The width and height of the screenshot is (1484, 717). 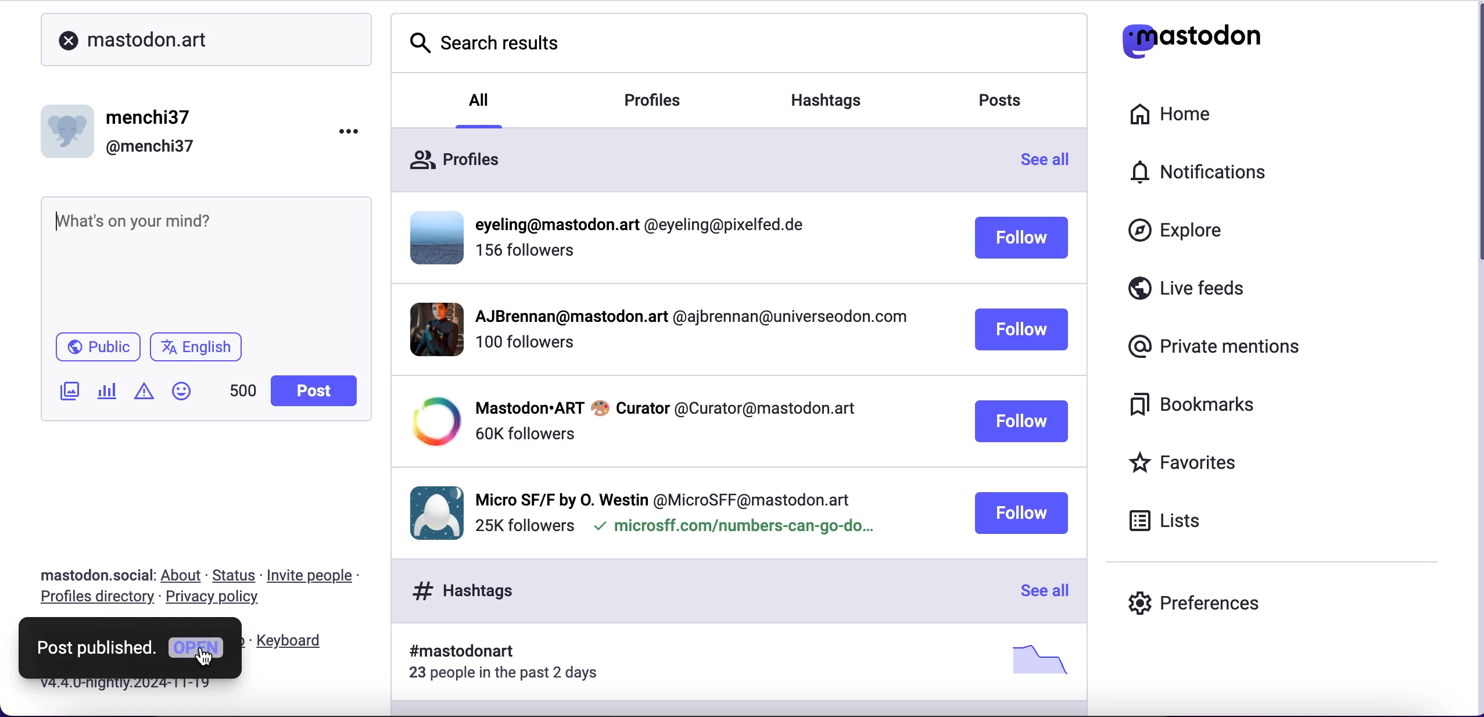 What do you see at coordinates (1189, 175) in the screenshot?
I see `notifications` at bounding box center [1189, 175].